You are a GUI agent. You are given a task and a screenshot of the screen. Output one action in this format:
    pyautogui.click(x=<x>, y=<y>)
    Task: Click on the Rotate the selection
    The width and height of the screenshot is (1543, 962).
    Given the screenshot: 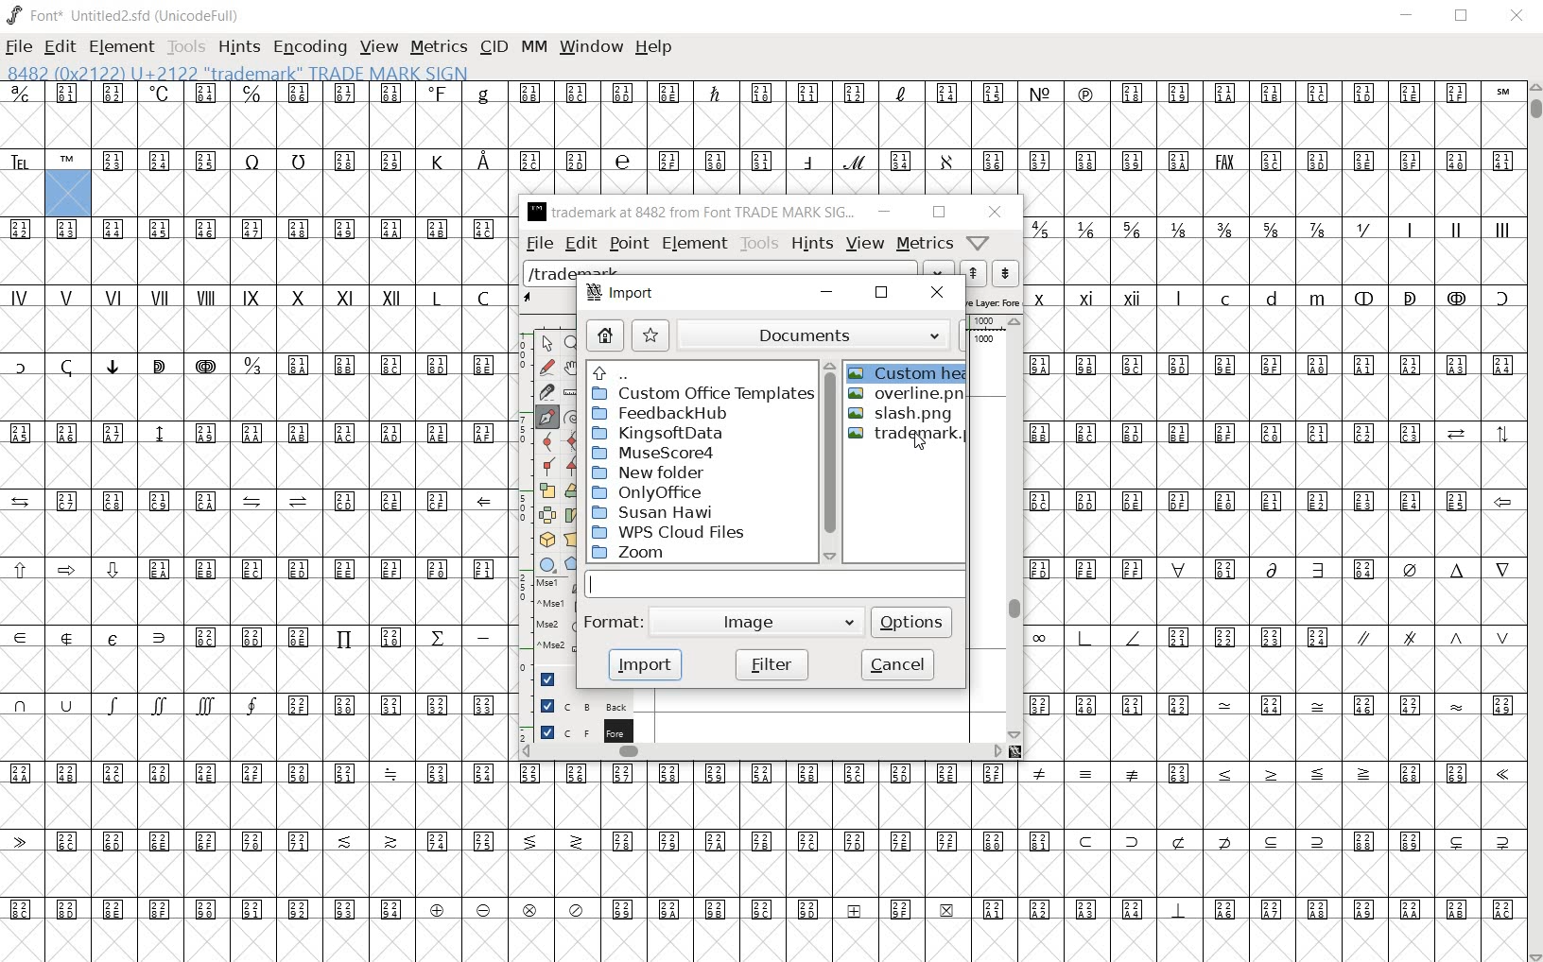 What is the action you would take?
    pyautogui.click(x=572, y=490)
    